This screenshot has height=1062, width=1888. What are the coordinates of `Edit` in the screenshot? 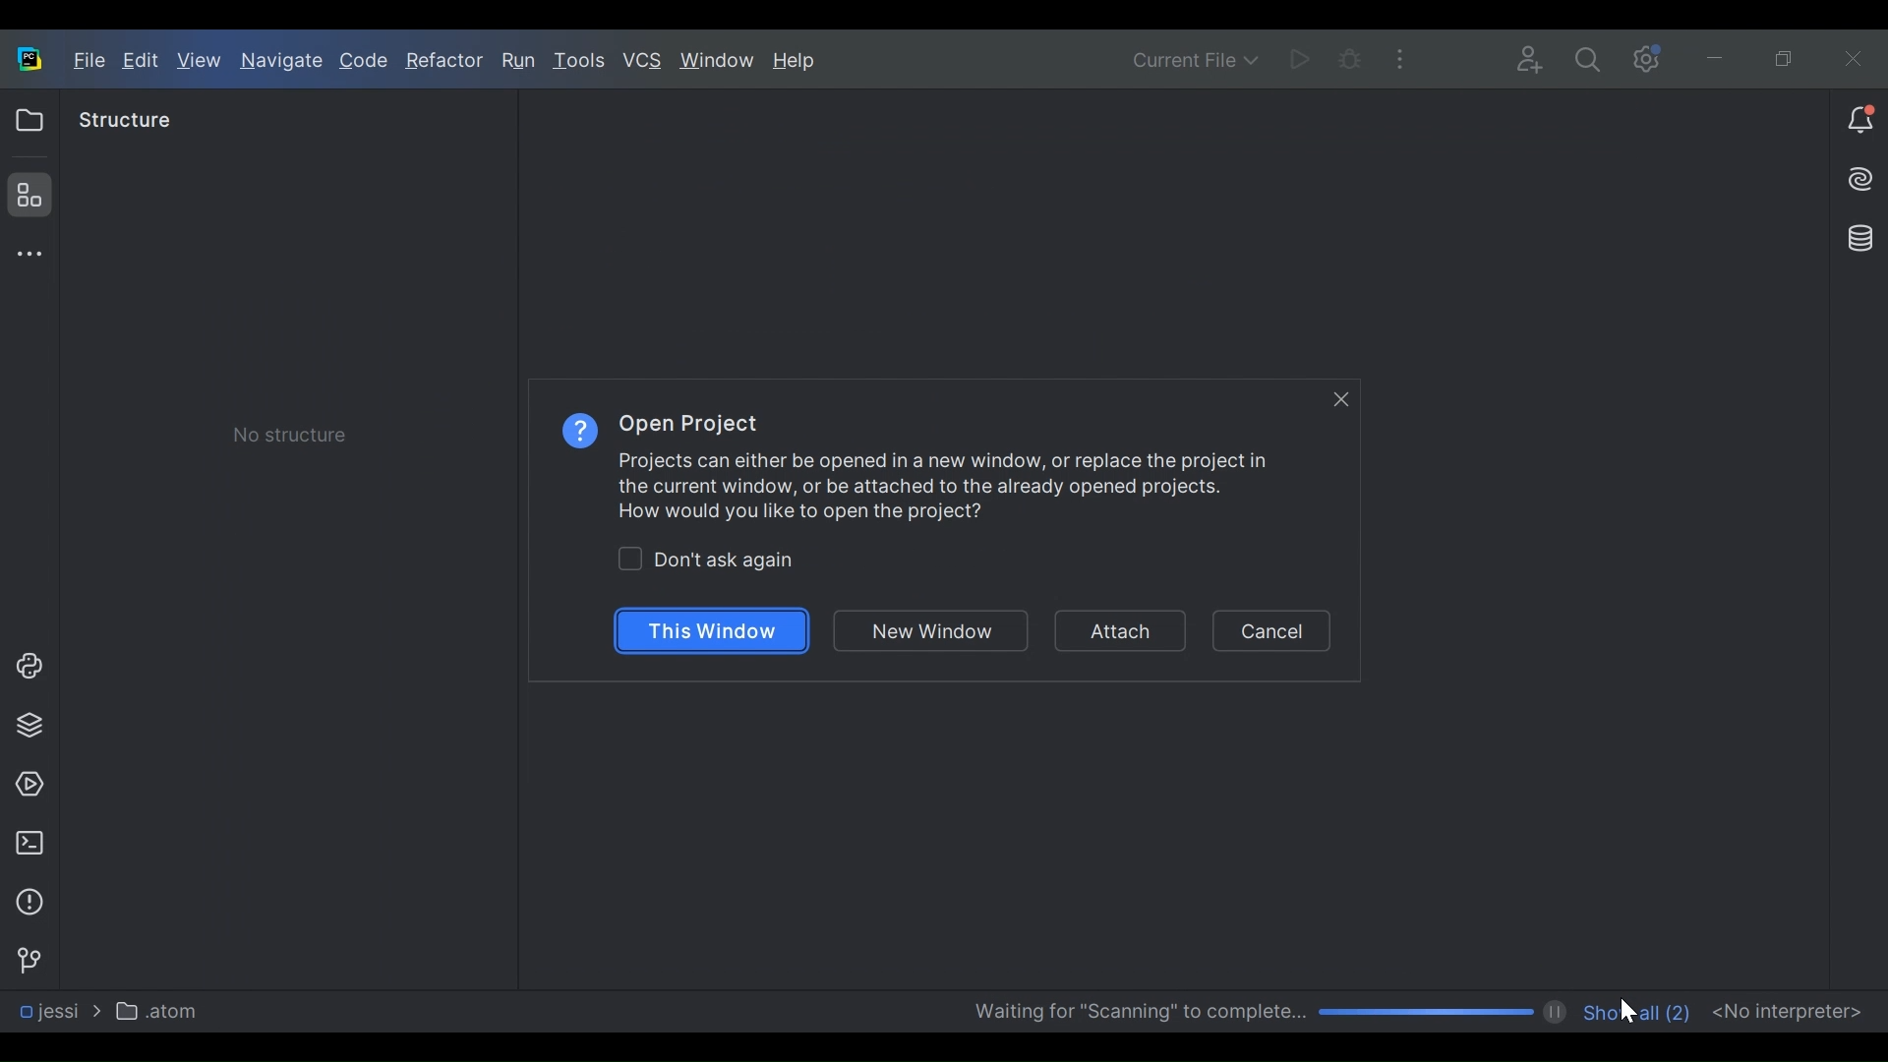 It's located at (143, 62).